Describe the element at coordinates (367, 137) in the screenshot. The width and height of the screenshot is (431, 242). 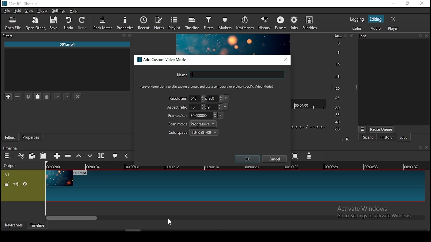
I see `recent` at that location.